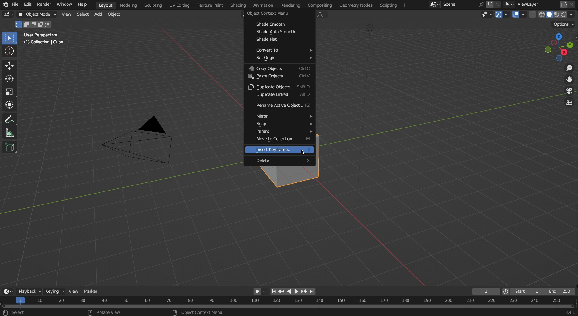 The width and height of the screenshot is (578, 316). Describe the element at coordinates (279, 131) in the screenshot. I see `Parent` at that location.